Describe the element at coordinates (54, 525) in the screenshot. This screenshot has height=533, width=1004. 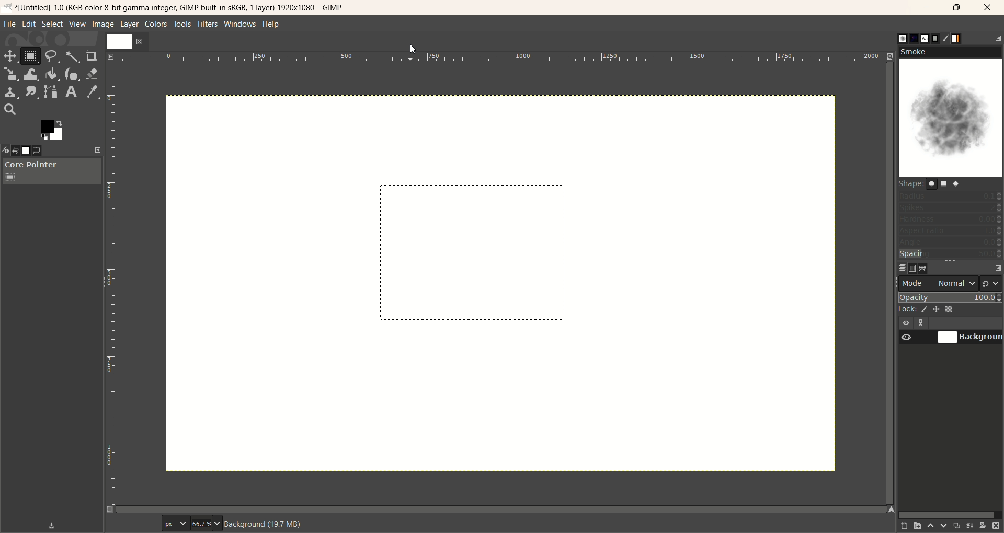
I see `save device status` at that location.